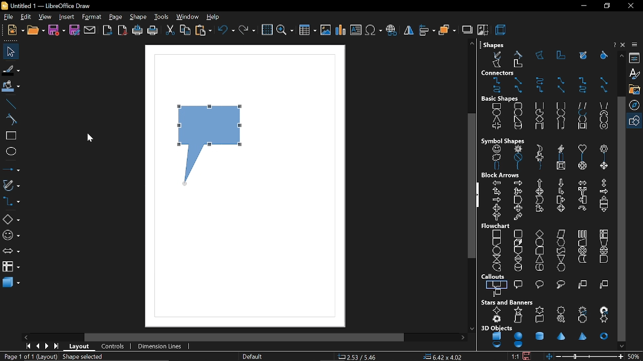 This screenshot has width=643, height=361. I want to click on polygon 45 filled, so click(517, 65).